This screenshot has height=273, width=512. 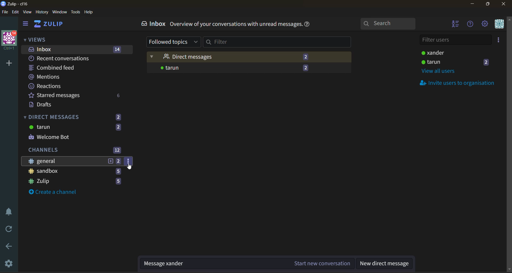 What do you see at coordinates (35, 39) in the screenshot?
I see `views` at bounding box center [35, 39].